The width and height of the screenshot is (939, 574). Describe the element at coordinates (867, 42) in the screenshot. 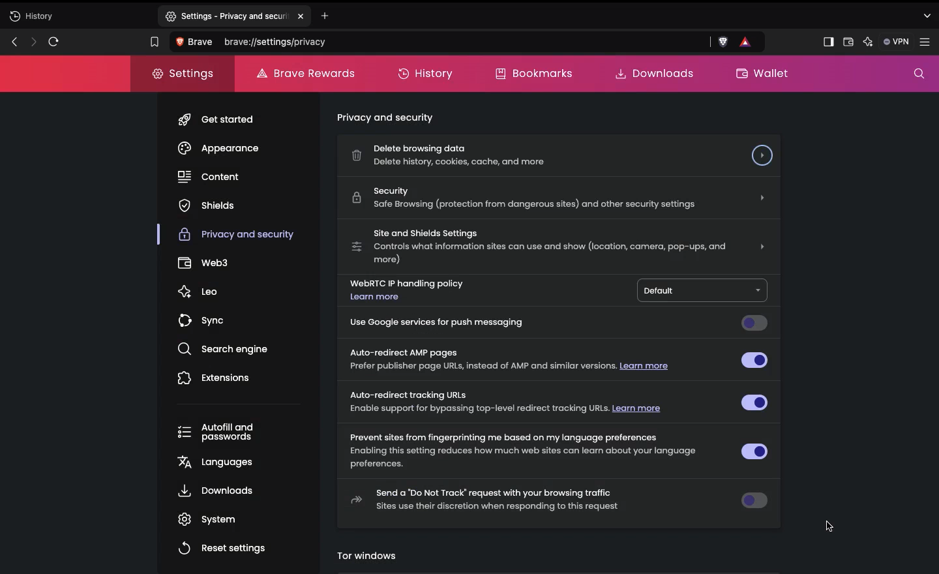

I see `AI` at that location.